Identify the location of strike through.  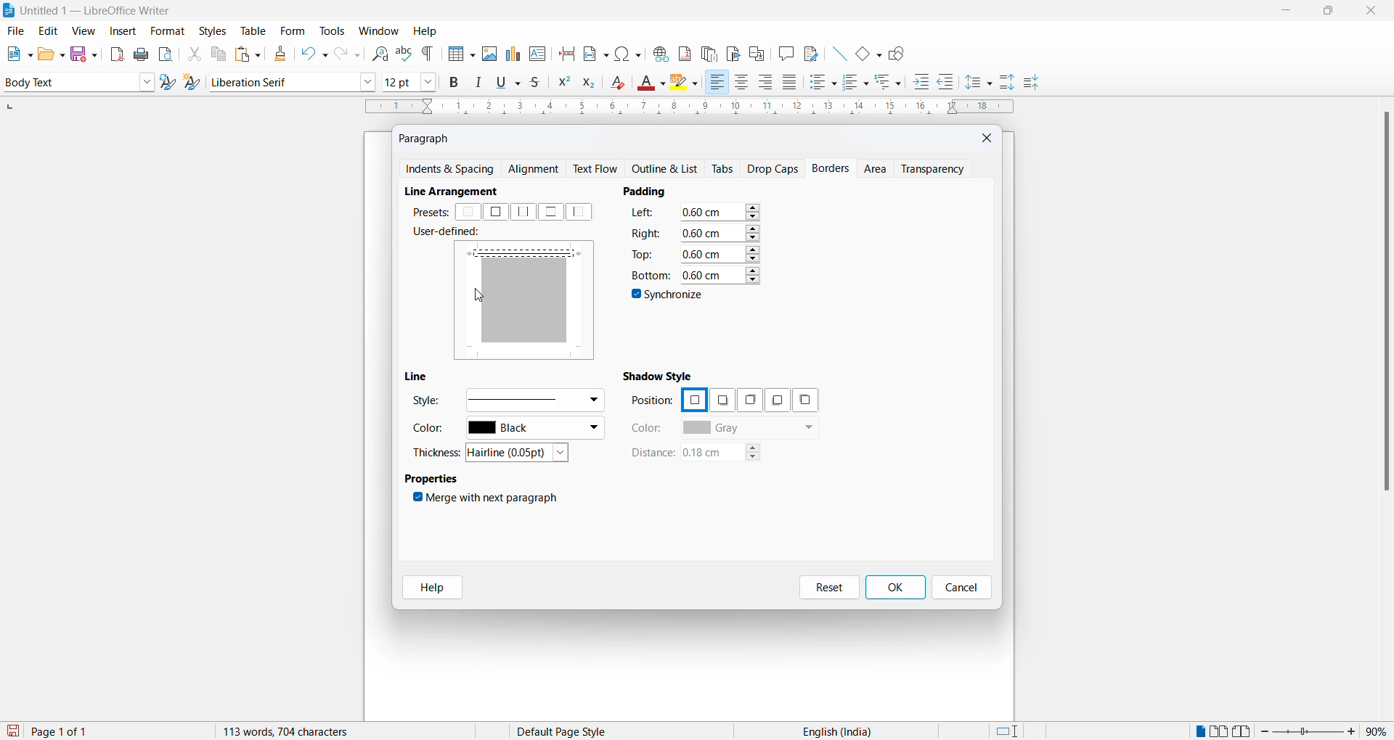
(539, 83).